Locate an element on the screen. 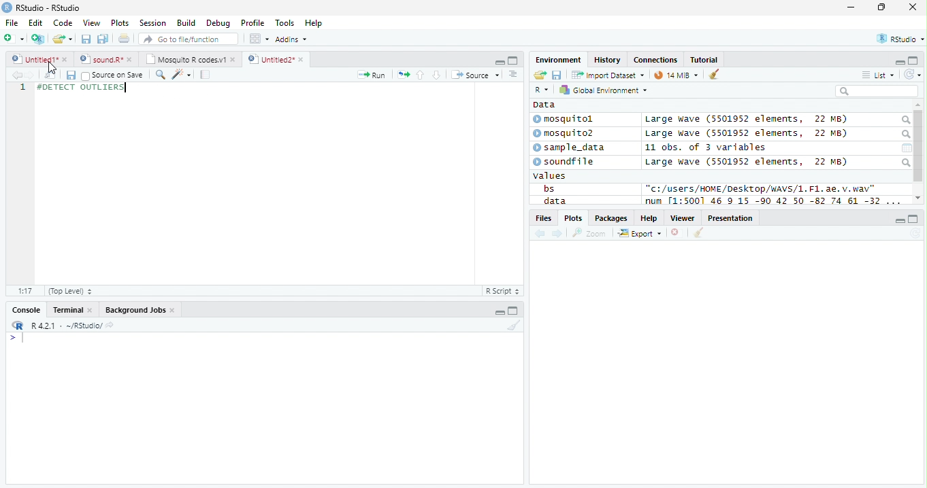 Image resolution: width=927 pixels, height=488 pixels. new file is located at coordinates (14, 39).